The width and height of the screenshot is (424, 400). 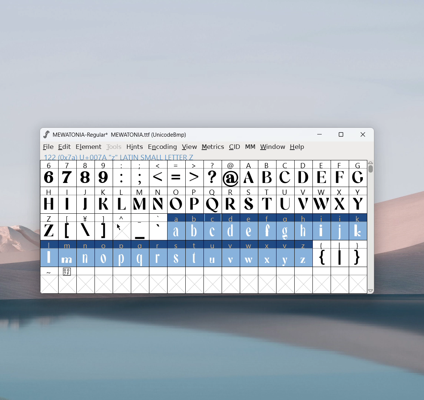 What do you see at coordinates (212, 254) in the screenshot?
I see `u` at bounding box center [212, 254].